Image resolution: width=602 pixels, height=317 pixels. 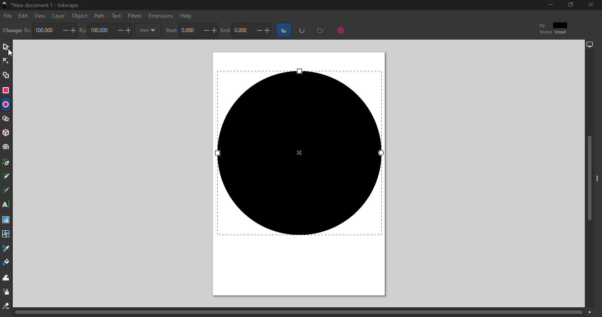 What do you see at coordinates (588, 179) in the screenshot?
I see `Vertical scroll bar` at bounding box center [588, 179].